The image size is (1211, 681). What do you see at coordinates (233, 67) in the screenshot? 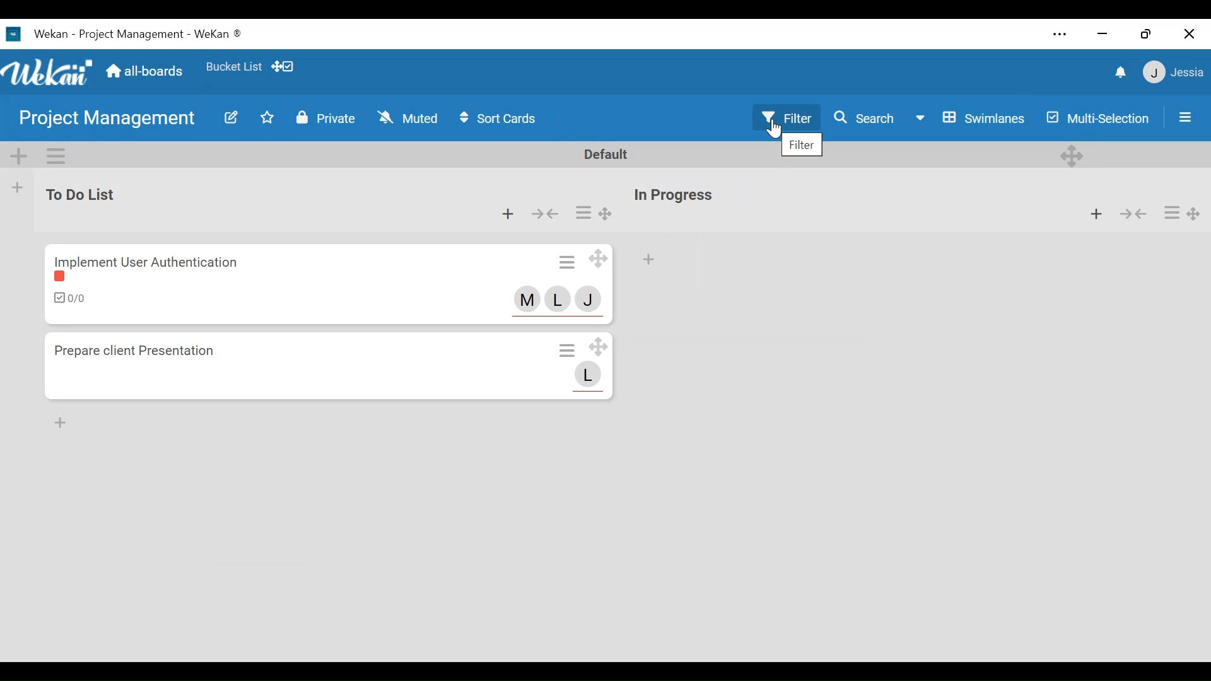
I see `Favorite` at bounding box center [233, 67].